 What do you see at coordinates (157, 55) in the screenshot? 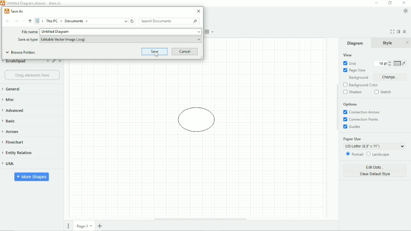
I see `Cursor` at bounding box center [157, 55].